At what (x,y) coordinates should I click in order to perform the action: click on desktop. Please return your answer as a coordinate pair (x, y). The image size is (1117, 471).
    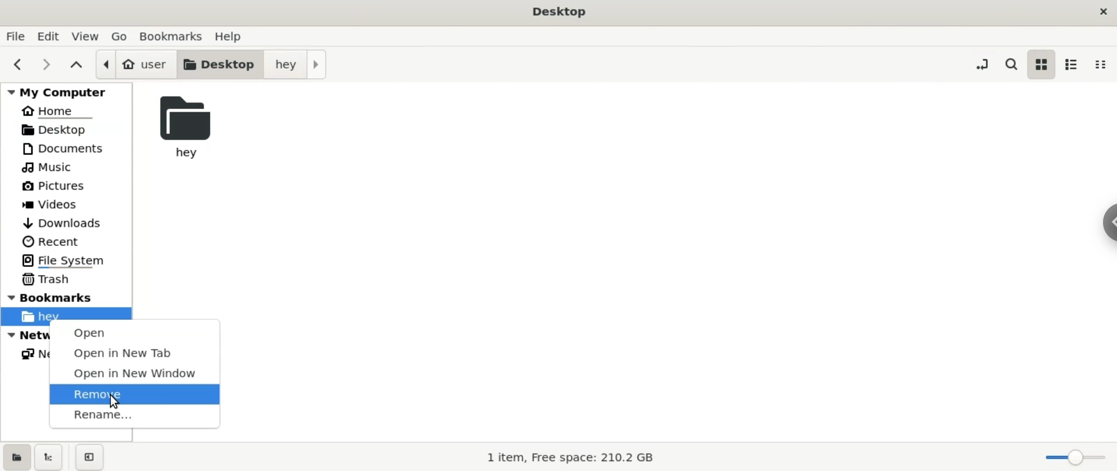
    Looking at the image, I should click on (563, 12).